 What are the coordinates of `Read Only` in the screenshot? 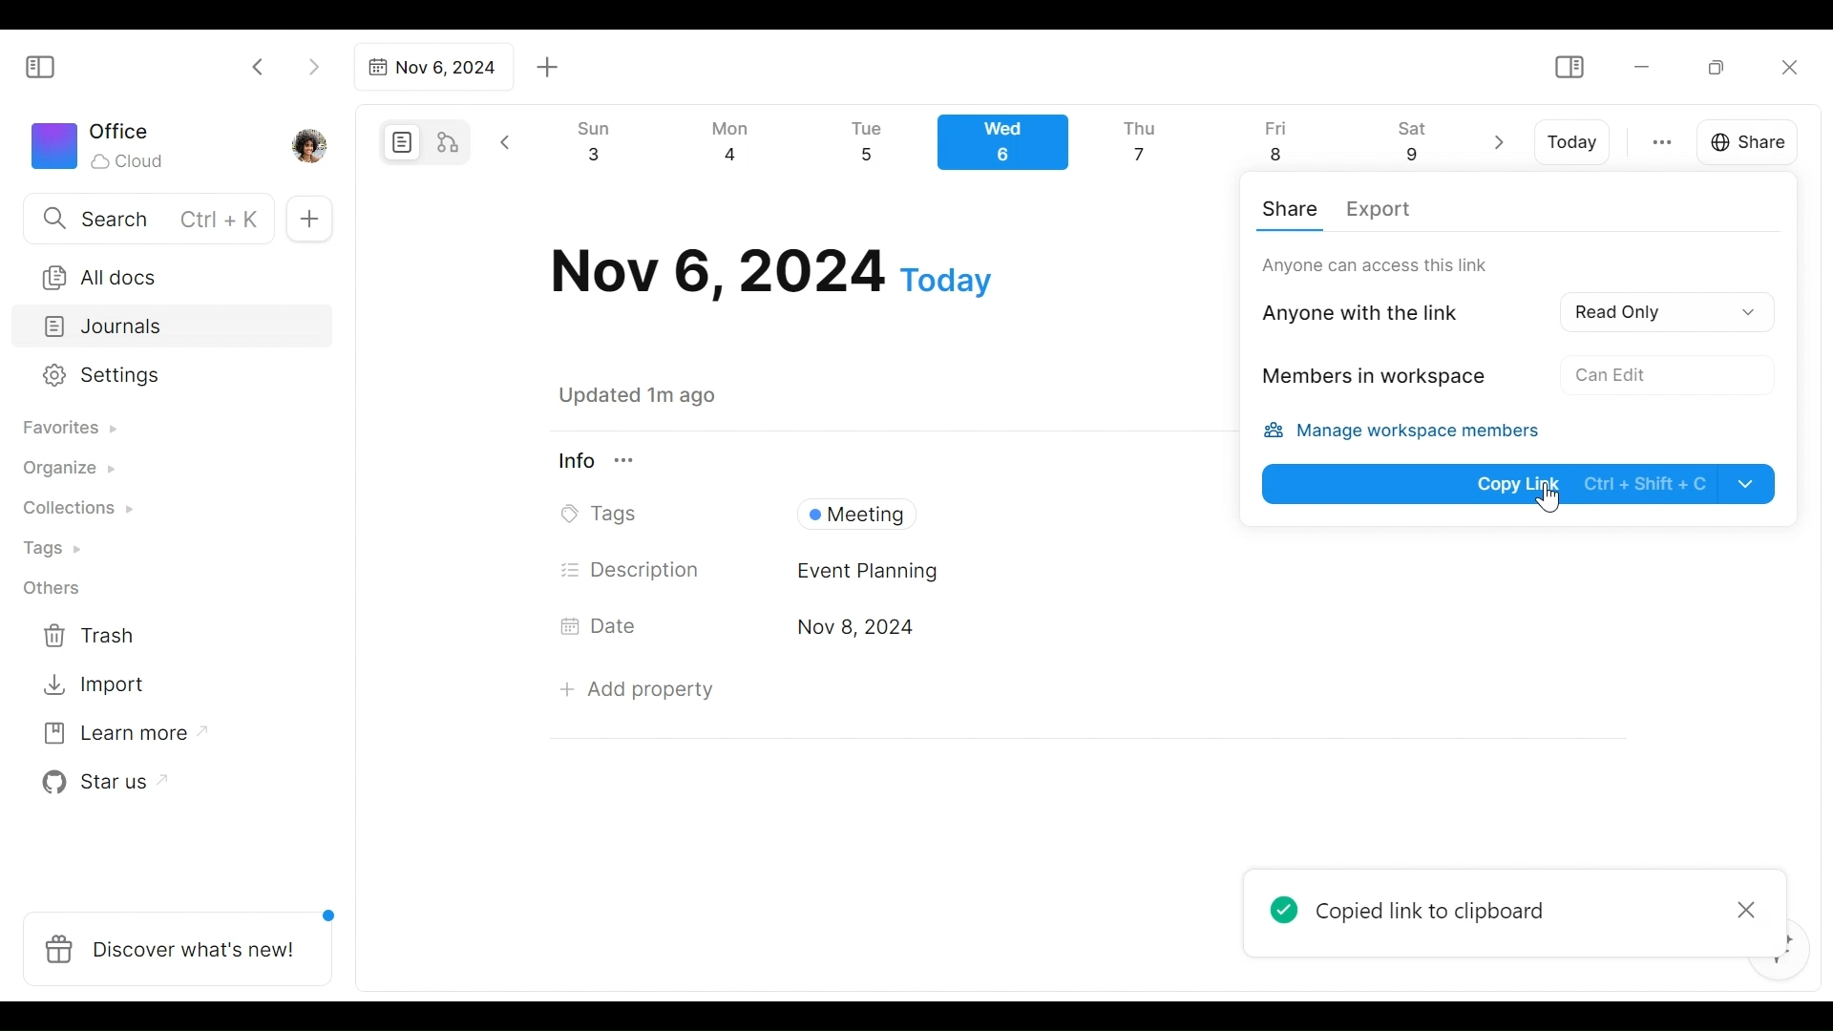 It's located at (1665, 312).